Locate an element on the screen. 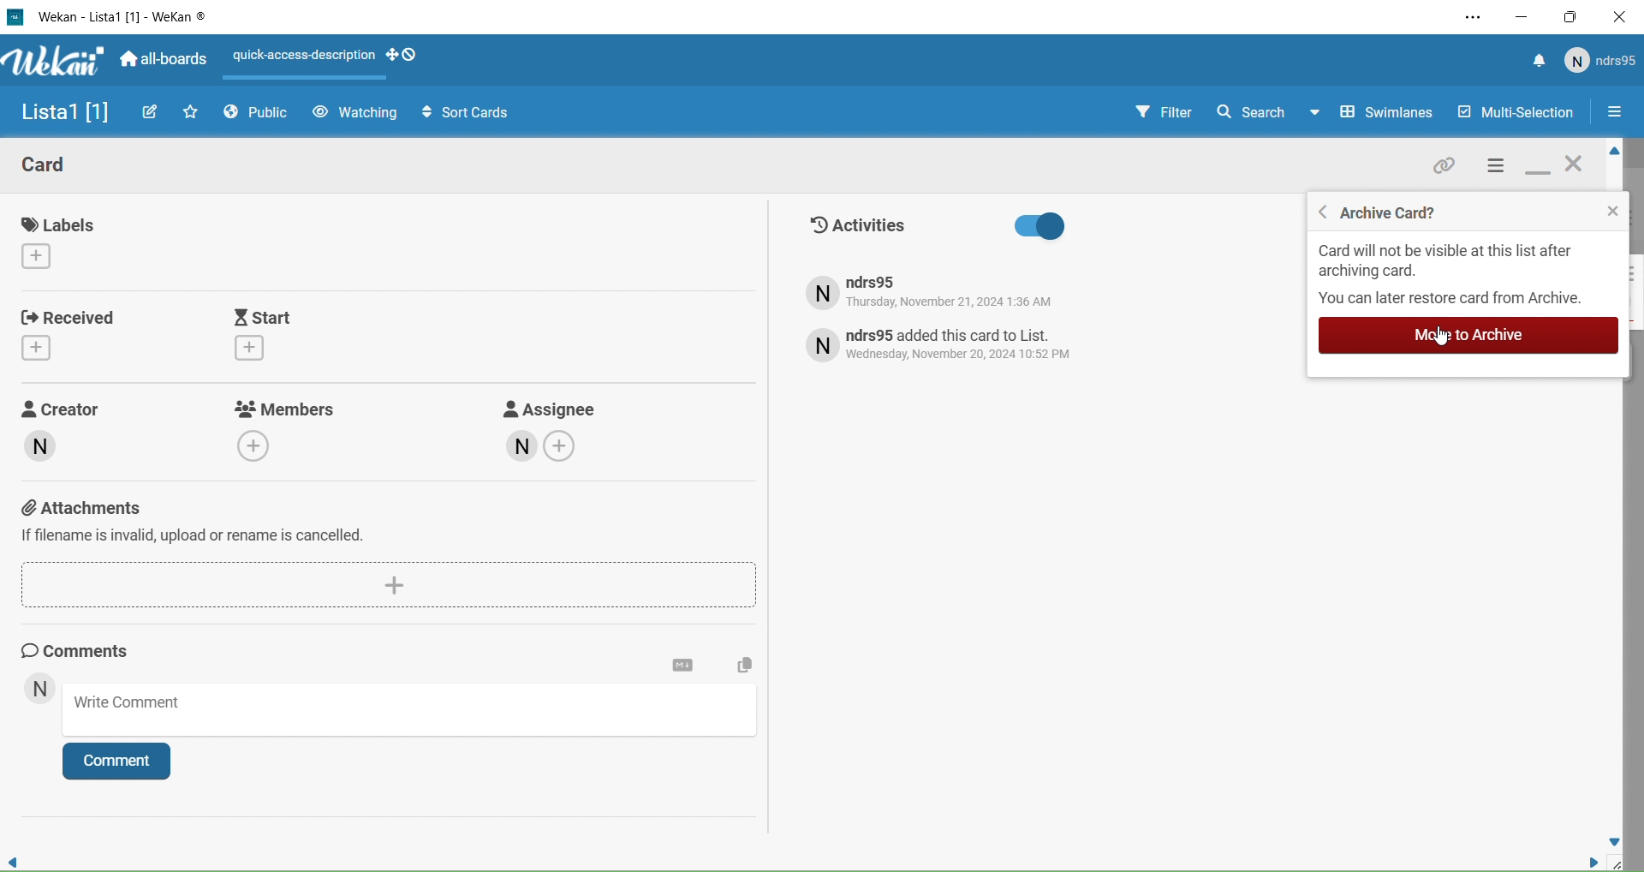 Image resolution: width=1644 pixels, height=872 pixels. User is located at coordinates (1598, 61).